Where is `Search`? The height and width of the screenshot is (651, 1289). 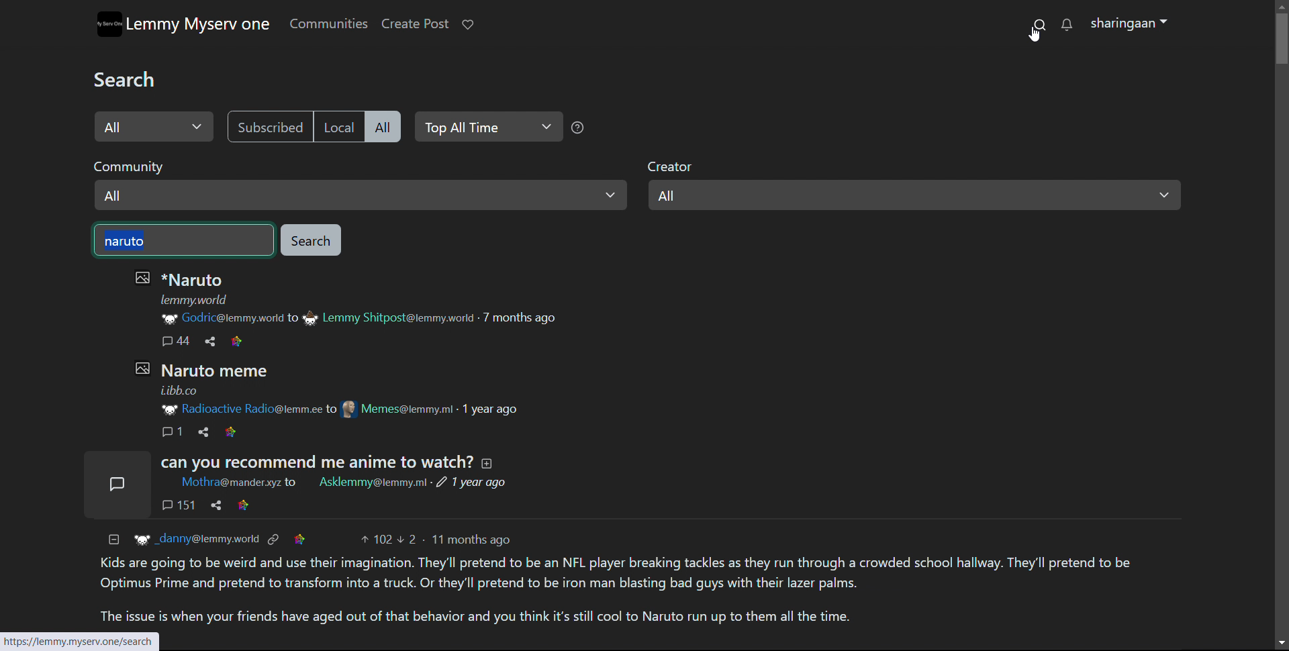
Search is located at coordinates (133, 79).